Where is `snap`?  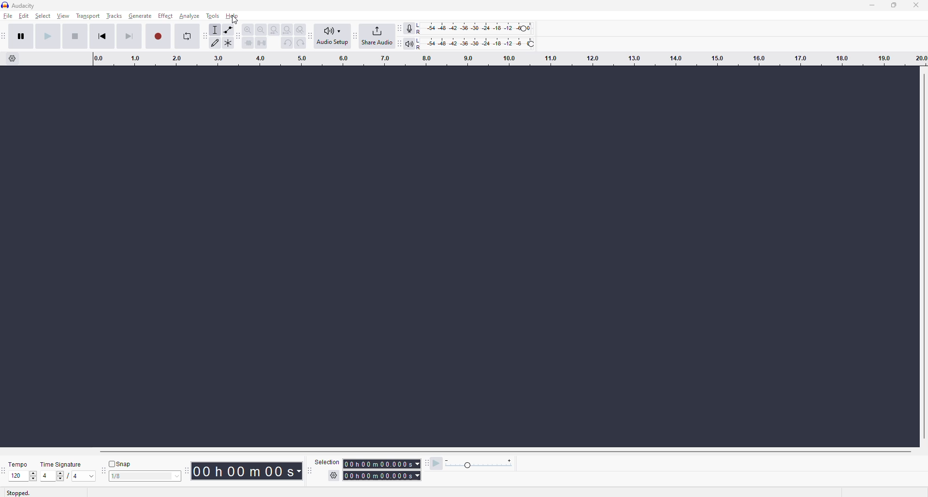 snap is located at coordinates (117, 463).